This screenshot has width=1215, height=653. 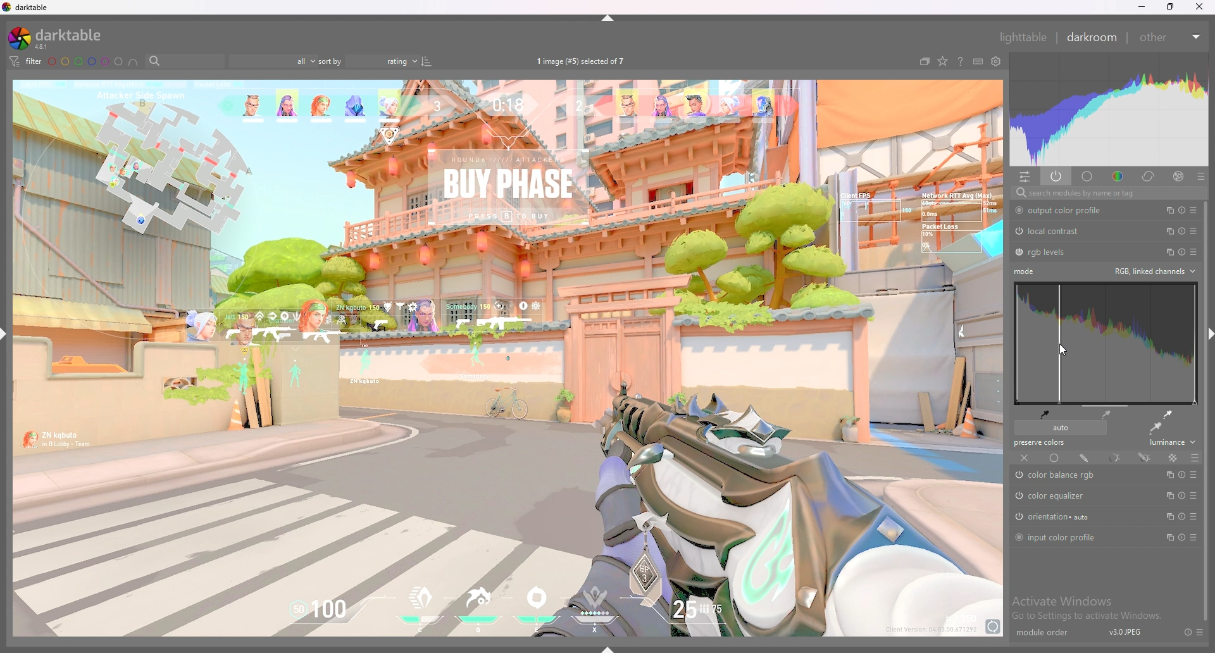 I want to click on off, so click(x=1025, y=458).